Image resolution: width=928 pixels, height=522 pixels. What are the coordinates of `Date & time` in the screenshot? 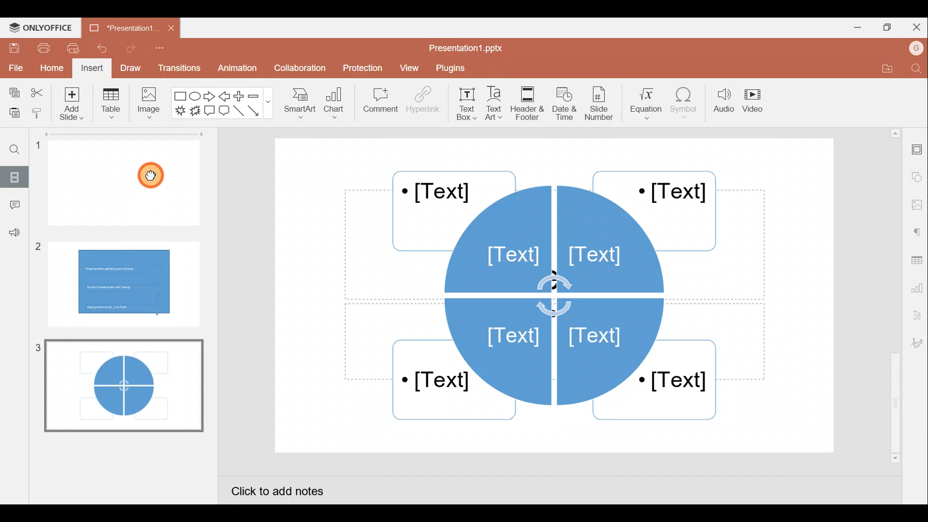 It's located at (566, 103).